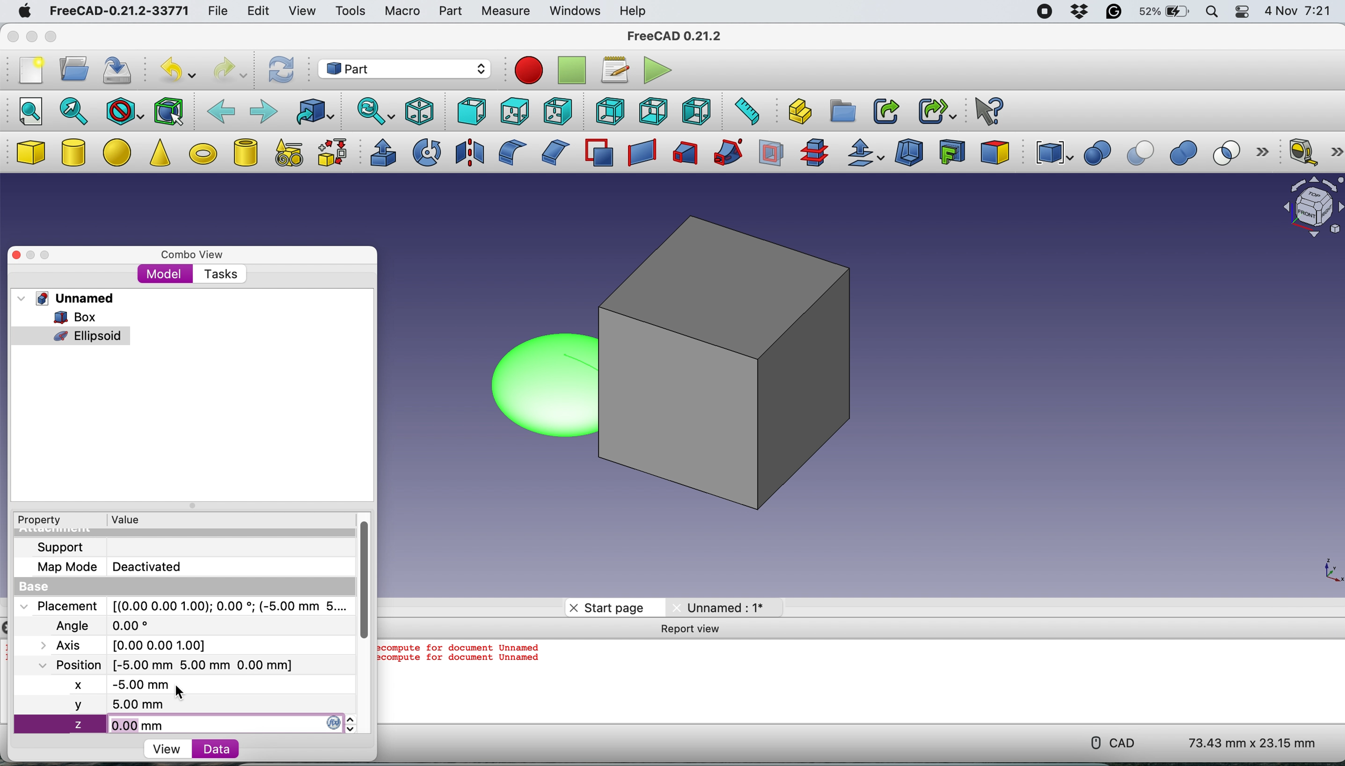  I want to click on xy coordinate, so click(1322, 569).